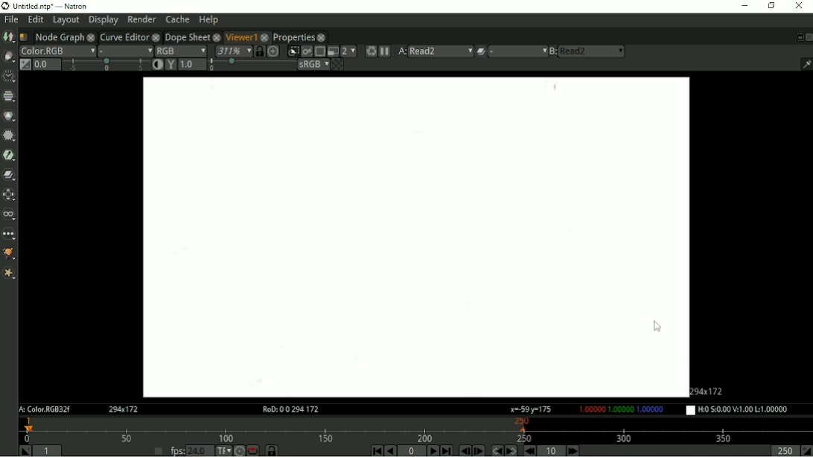 This screenshot has width=813, height=457. I want to click on Viewer, so click(239, 36).